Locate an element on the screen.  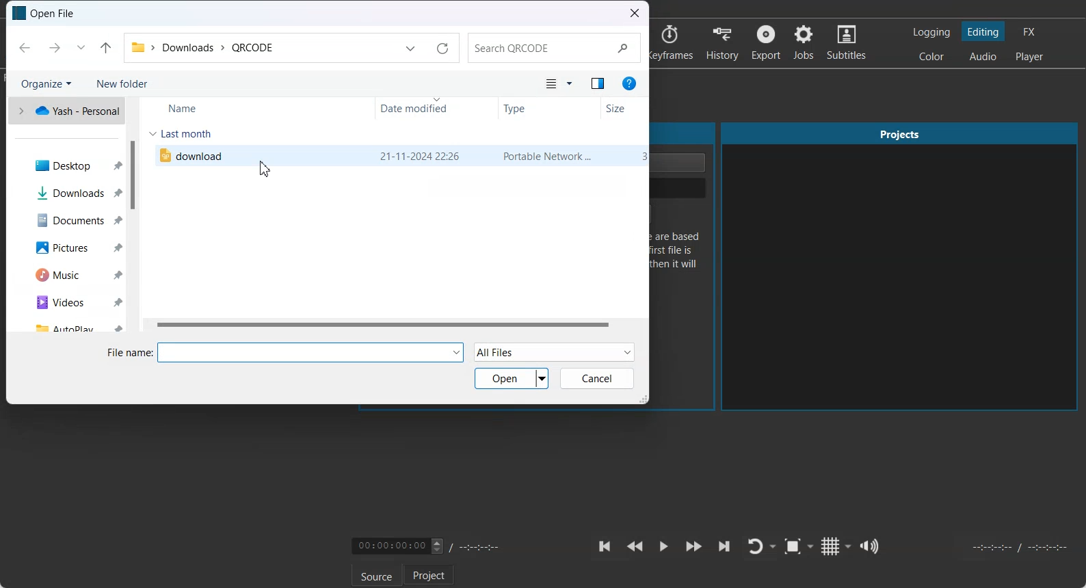
Timing  is located at coordinates (479, 547).